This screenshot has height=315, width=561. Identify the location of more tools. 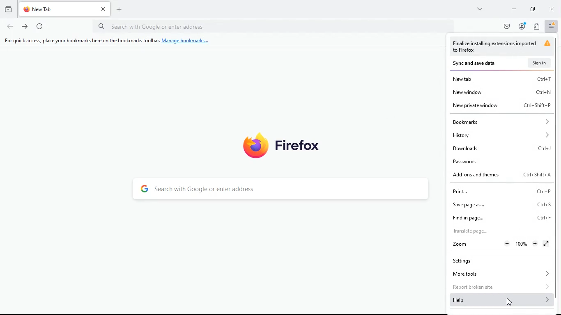
(504, 274).